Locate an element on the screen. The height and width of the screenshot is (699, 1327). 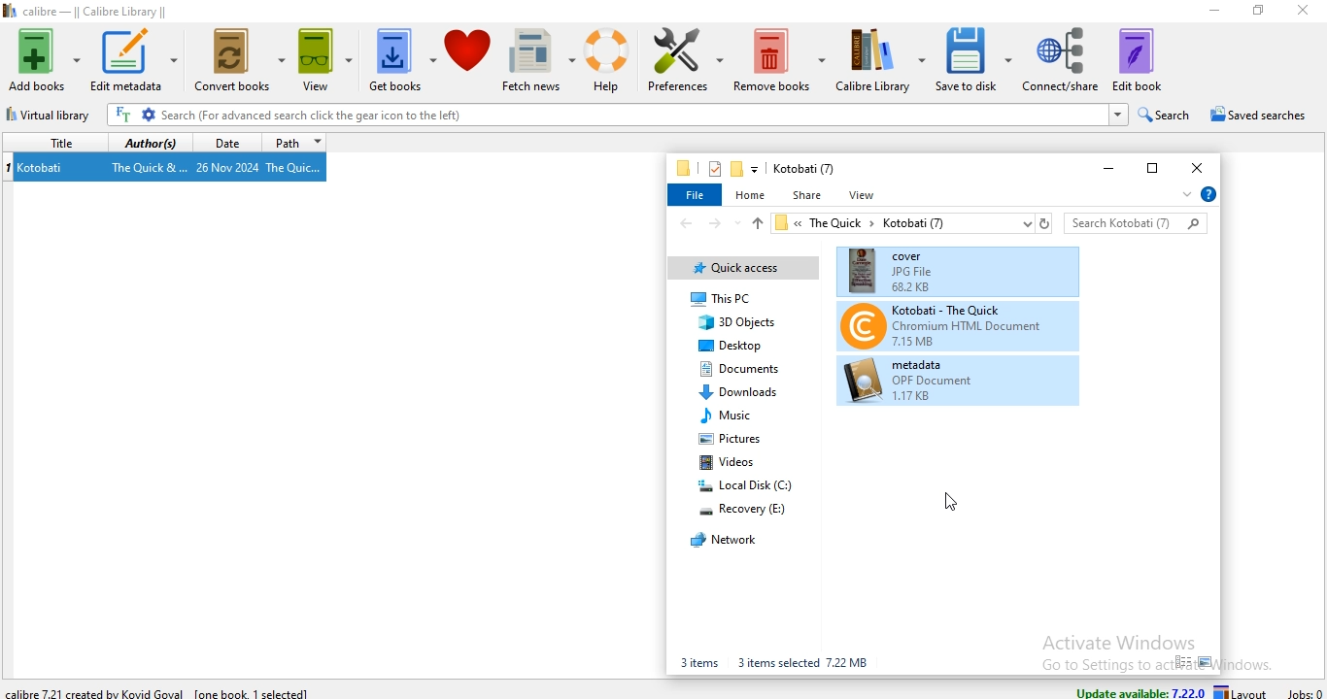
properties is located at coordinates (713, 168).